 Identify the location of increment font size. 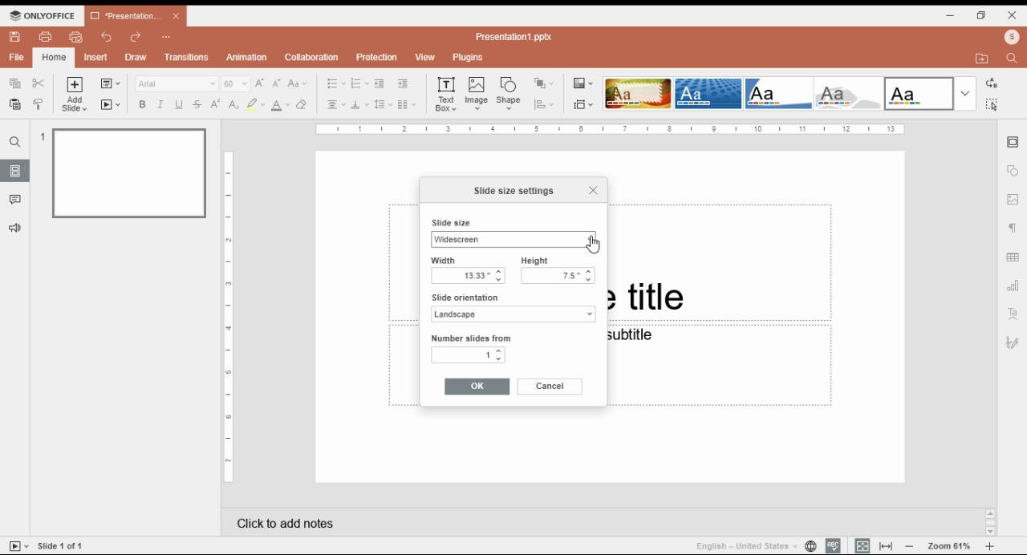
(259, 83).